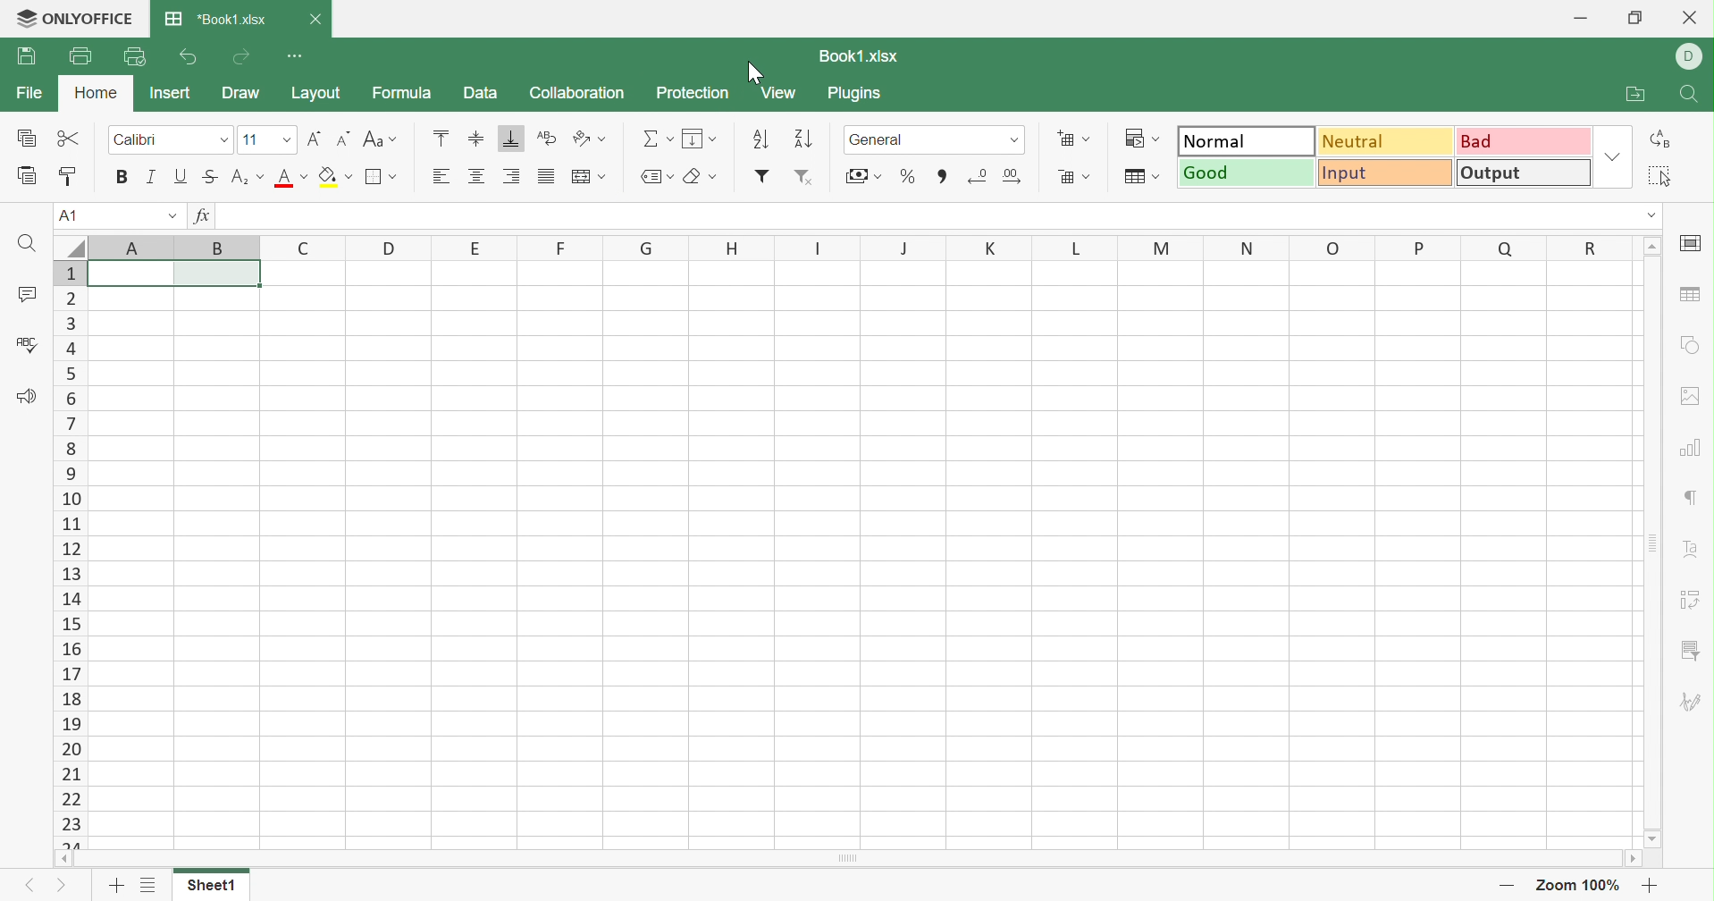 The width and height of the screenshot is (1714, 901). Describe the element at coordinates (119, 888) in the screenshot. I see `Add sheet` at that location.